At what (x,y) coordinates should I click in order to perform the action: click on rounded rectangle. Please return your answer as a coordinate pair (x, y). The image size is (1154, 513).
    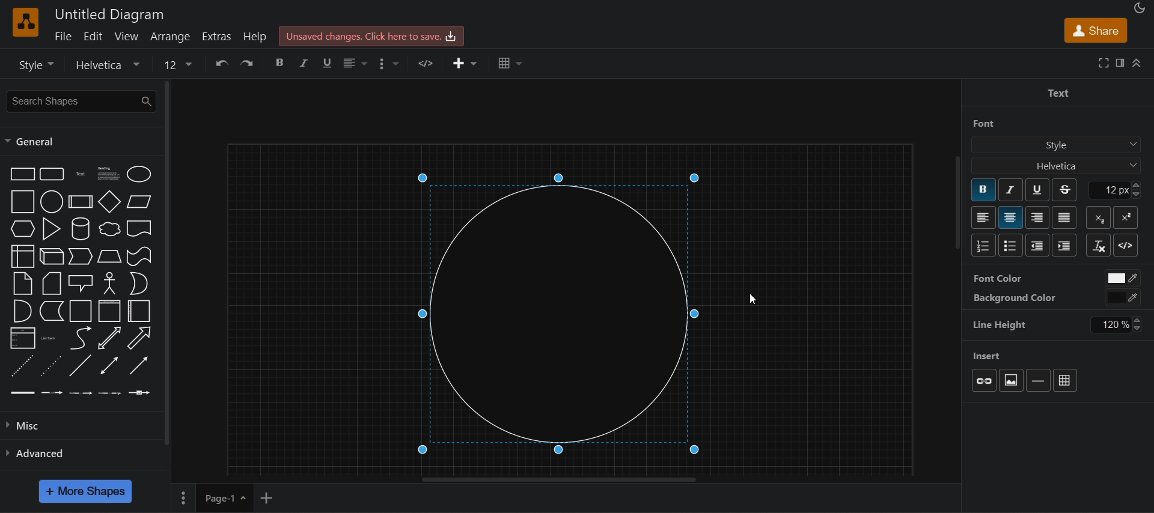
    Looking at the image, I should click on (53, 174).